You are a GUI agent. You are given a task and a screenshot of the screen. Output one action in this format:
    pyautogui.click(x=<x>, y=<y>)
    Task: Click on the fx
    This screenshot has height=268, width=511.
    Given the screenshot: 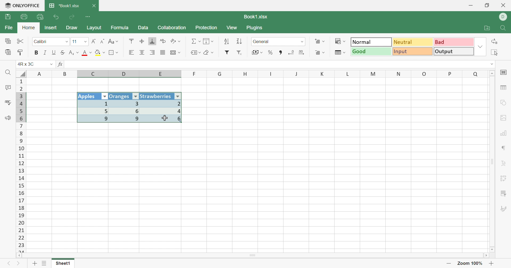 What is the action you would take?
    pyautogui.click(x=60, y=65)
    